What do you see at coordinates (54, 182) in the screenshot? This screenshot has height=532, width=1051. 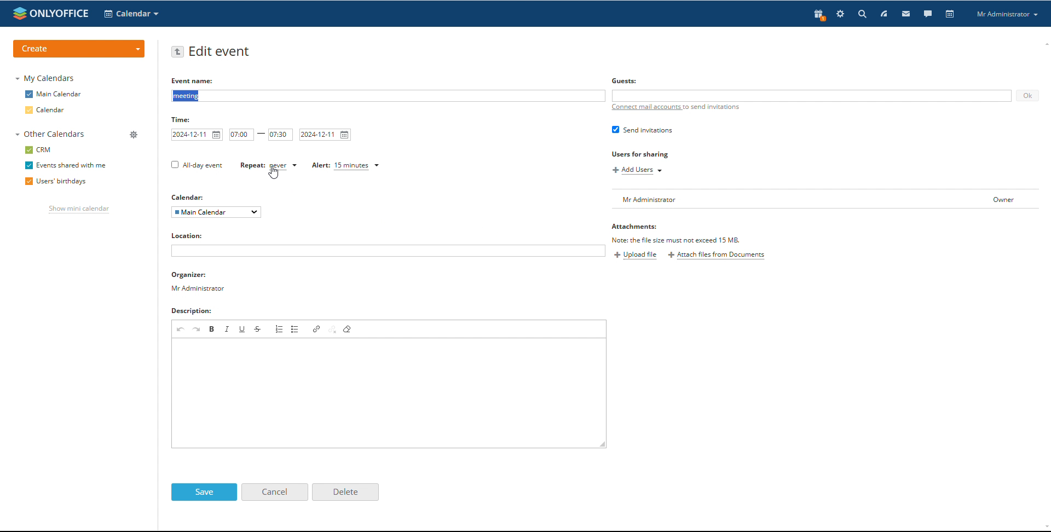 I see `users' birthdays` at bounding box center [54, 182].